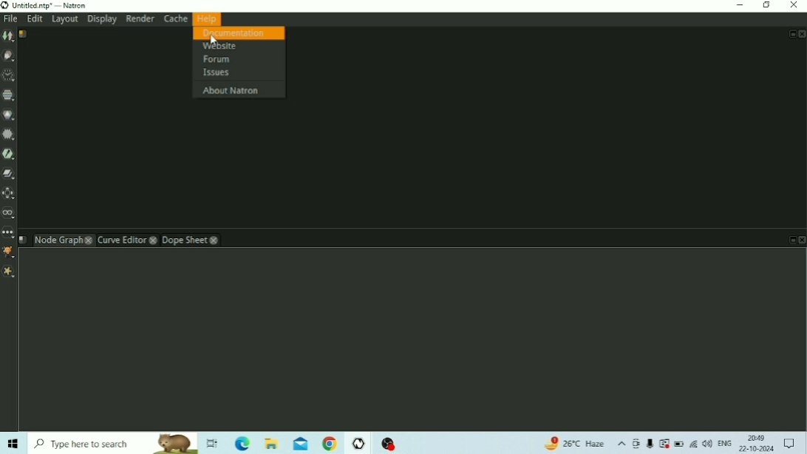  I want to click on Merge, so click(9, 174).